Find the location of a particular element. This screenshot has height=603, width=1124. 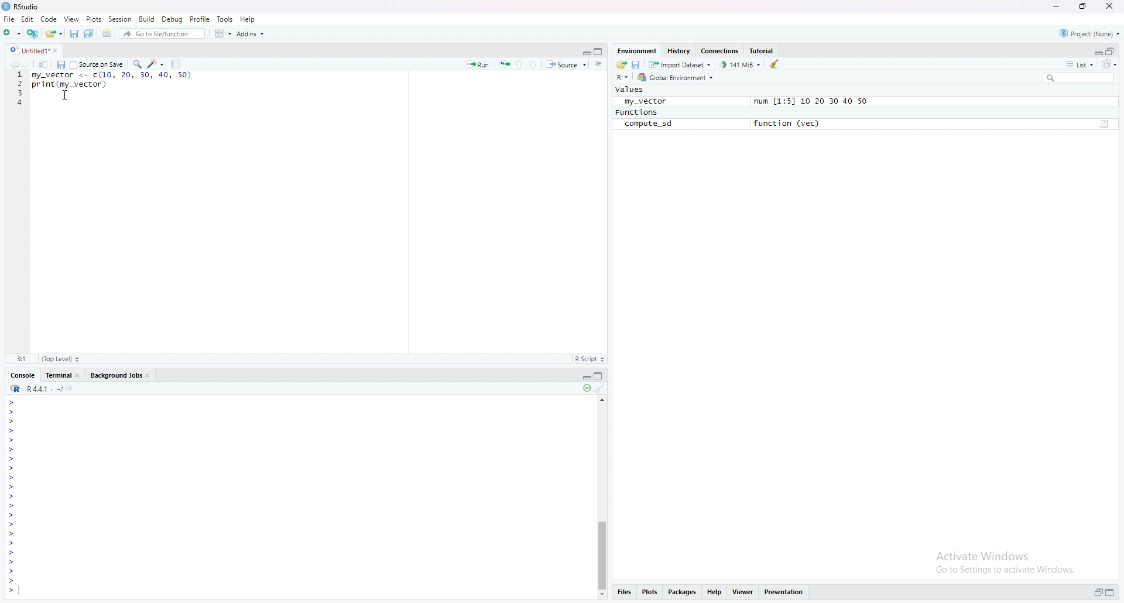

Help is located at coordinates (714, 591).